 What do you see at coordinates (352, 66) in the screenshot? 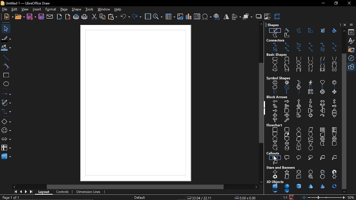
I see `shapes` at bounding box center [352, 66].